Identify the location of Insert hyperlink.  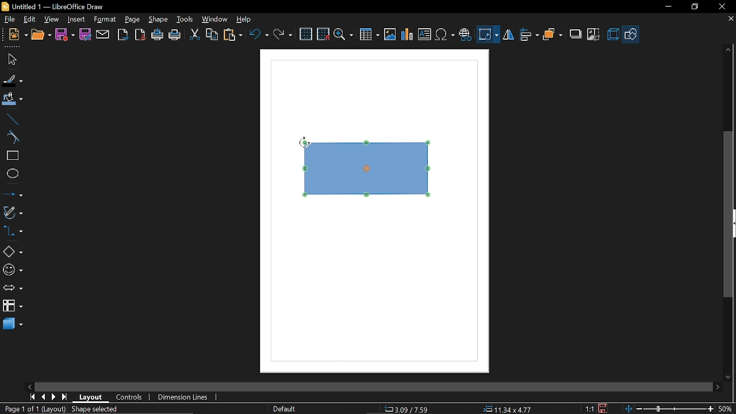
(466, 33).